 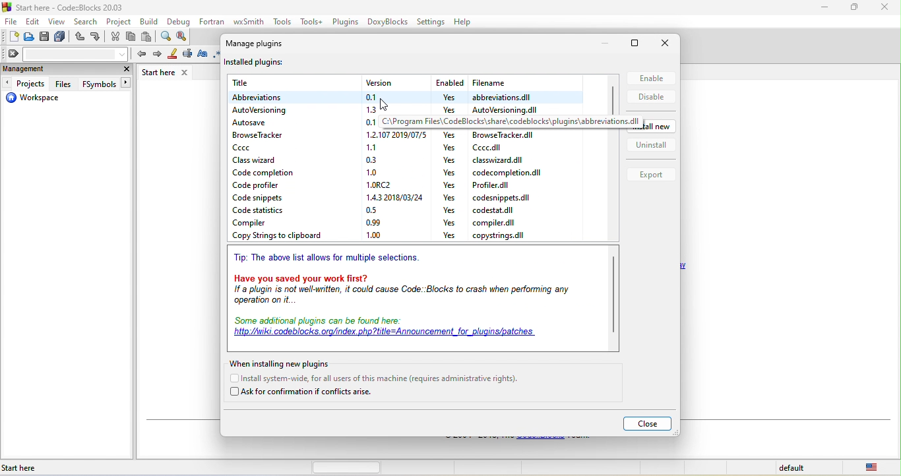 What do you see at coordinates (336, 257) in the screenshot?
I see `tip: the above list allows for multiple selections` at bounding box center [336, 257].